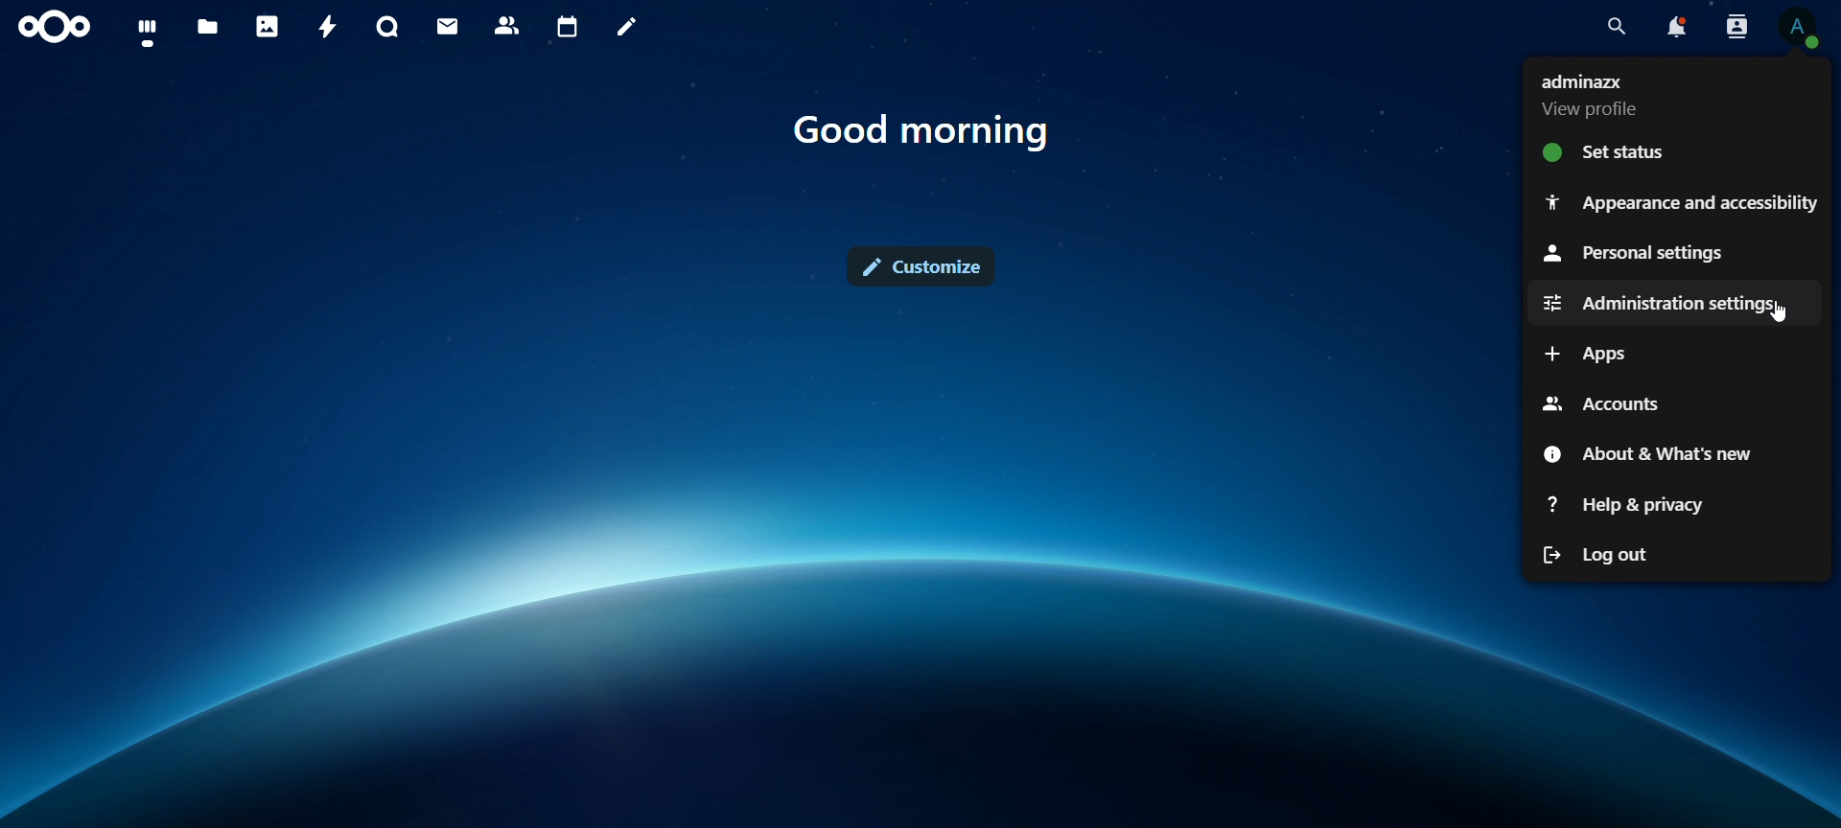 This screenshot has width=1841, height=828. What do you see at coordinates (1611, 153) in the screenshot?
I see `set status` at bounding box center [1611, 153].